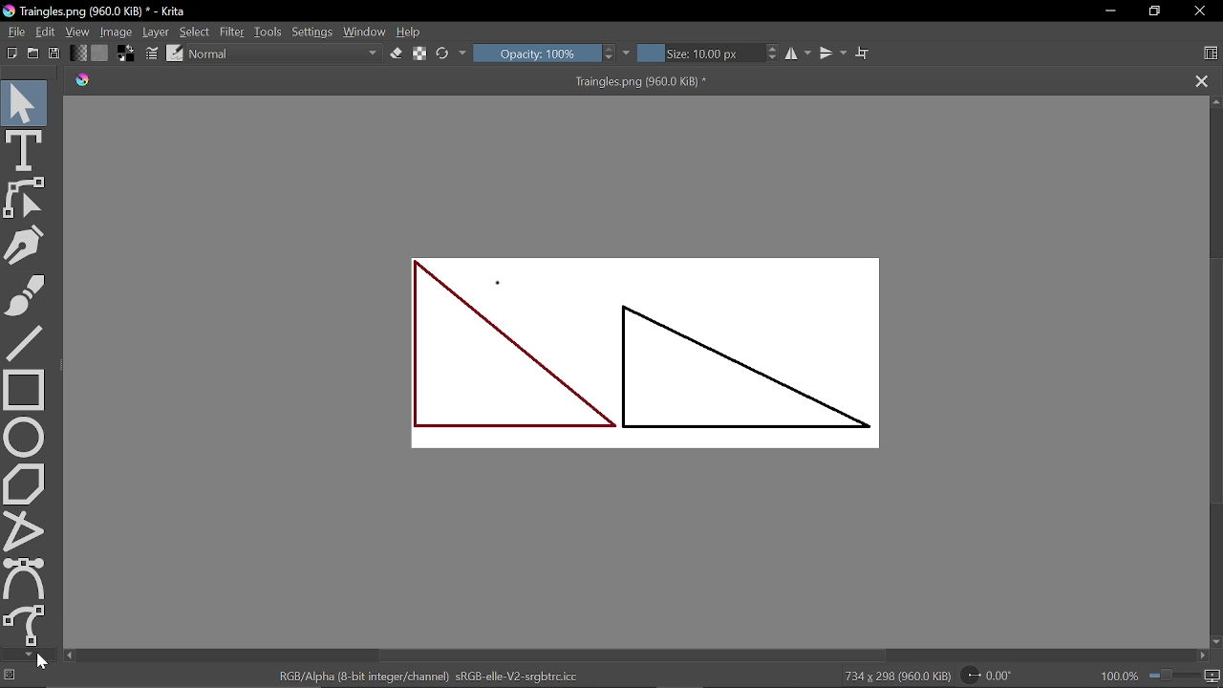  Describe the element at coordinates (150, 53) in the screenshot. I see `Edit brush settings` at that location.